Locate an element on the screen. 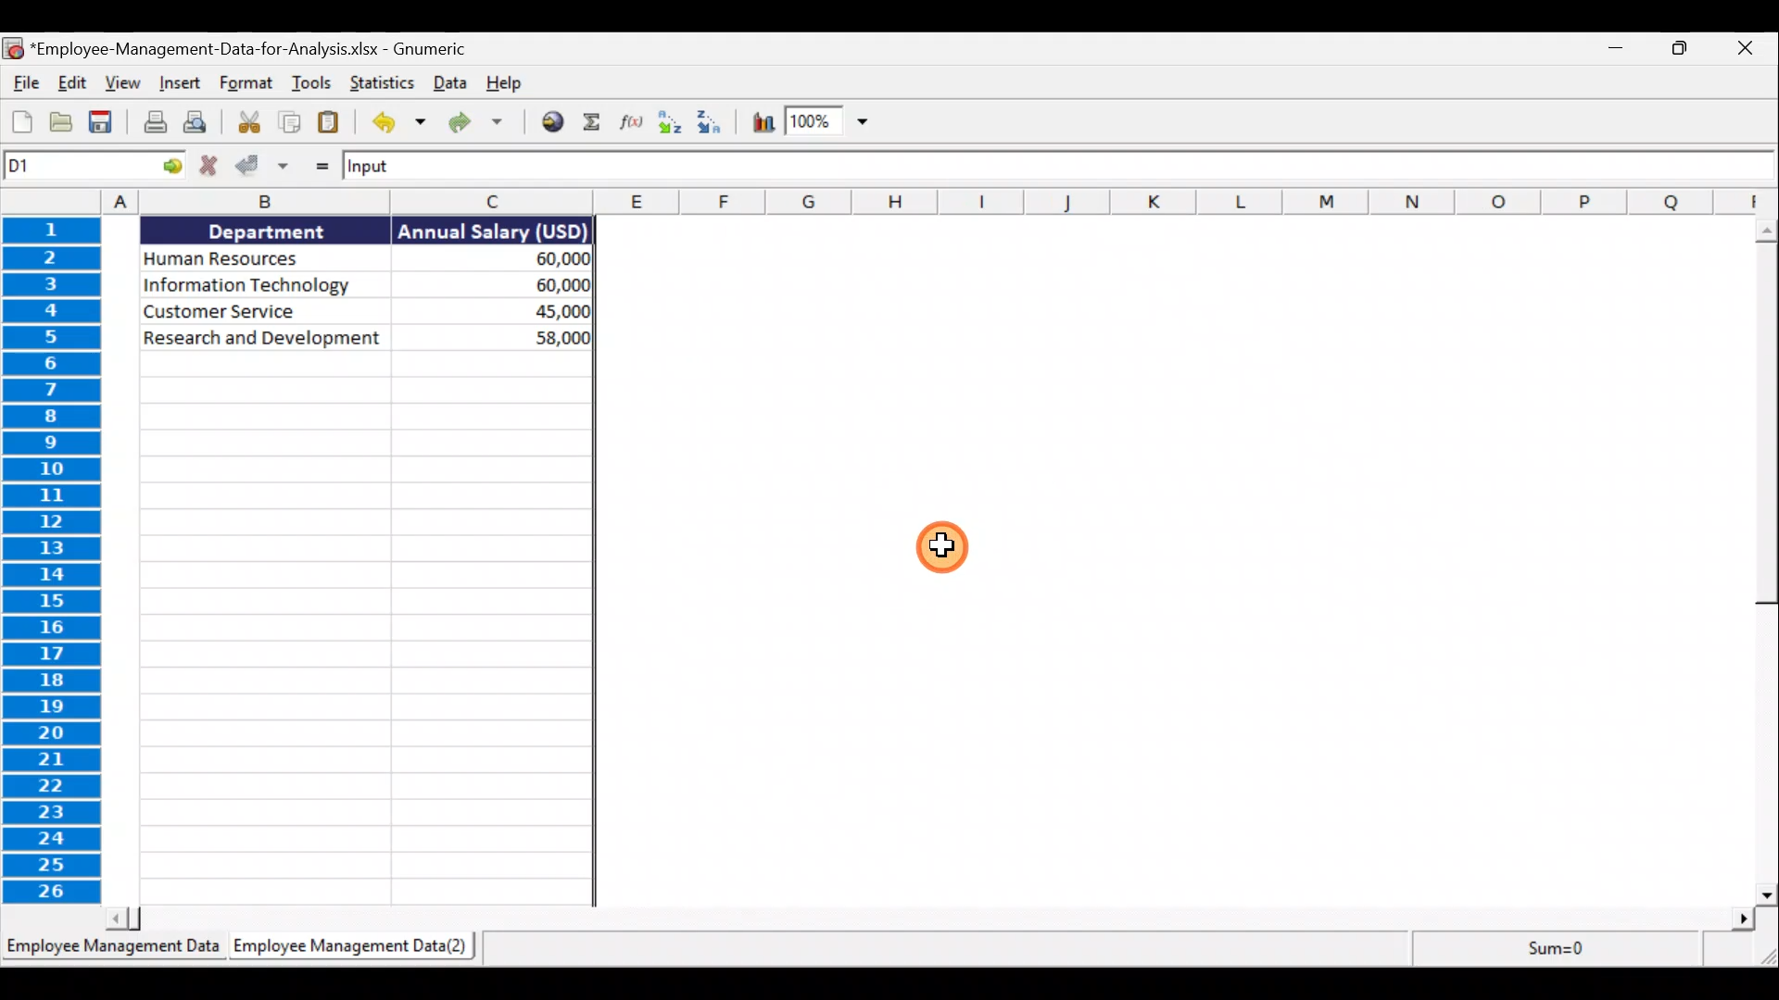  Document name is located at coordinates (241, 45).